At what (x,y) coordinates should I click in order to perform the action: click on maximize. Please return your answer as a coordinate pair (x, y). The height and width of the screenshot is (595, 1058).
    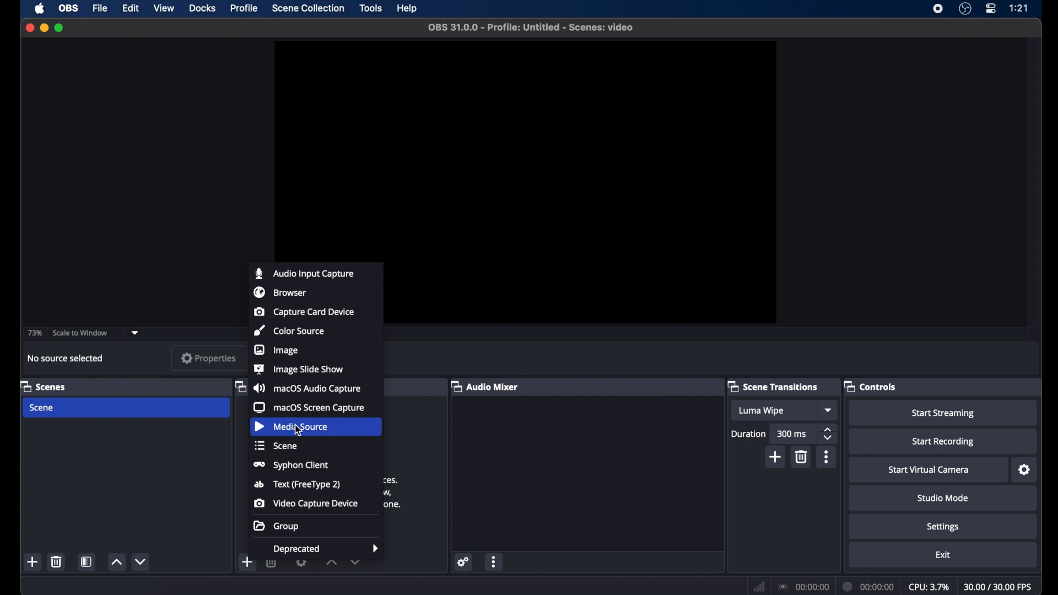
    Looking at the image, I should click on (60, 28).